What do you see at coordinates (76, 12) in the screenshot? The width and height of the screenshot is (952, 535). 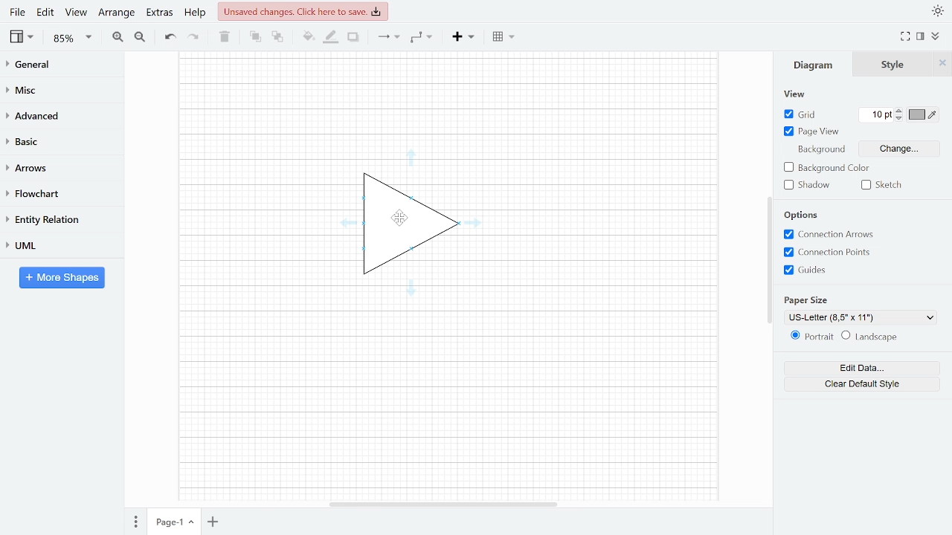 I see `View` at bounding box center [76, 12].